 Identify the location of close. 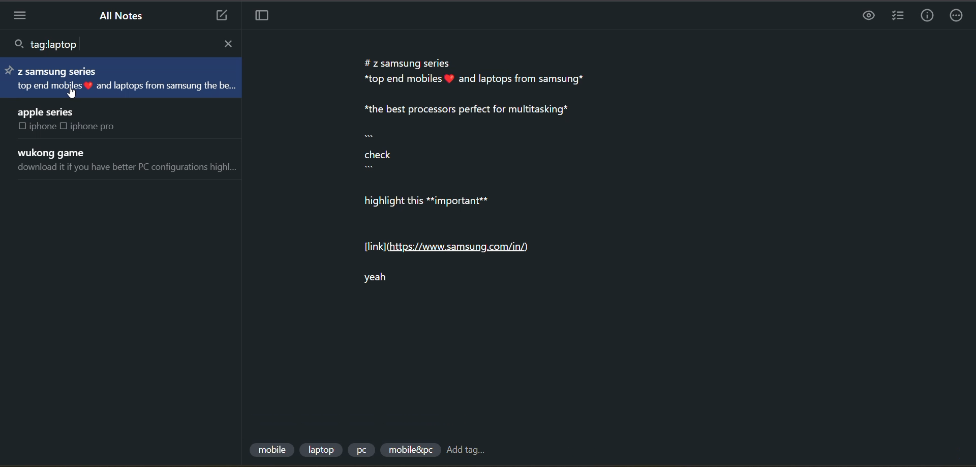
(231, 42).